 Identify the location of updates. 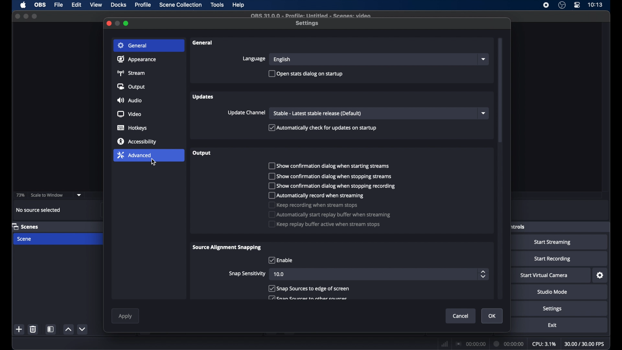
(203, 97).